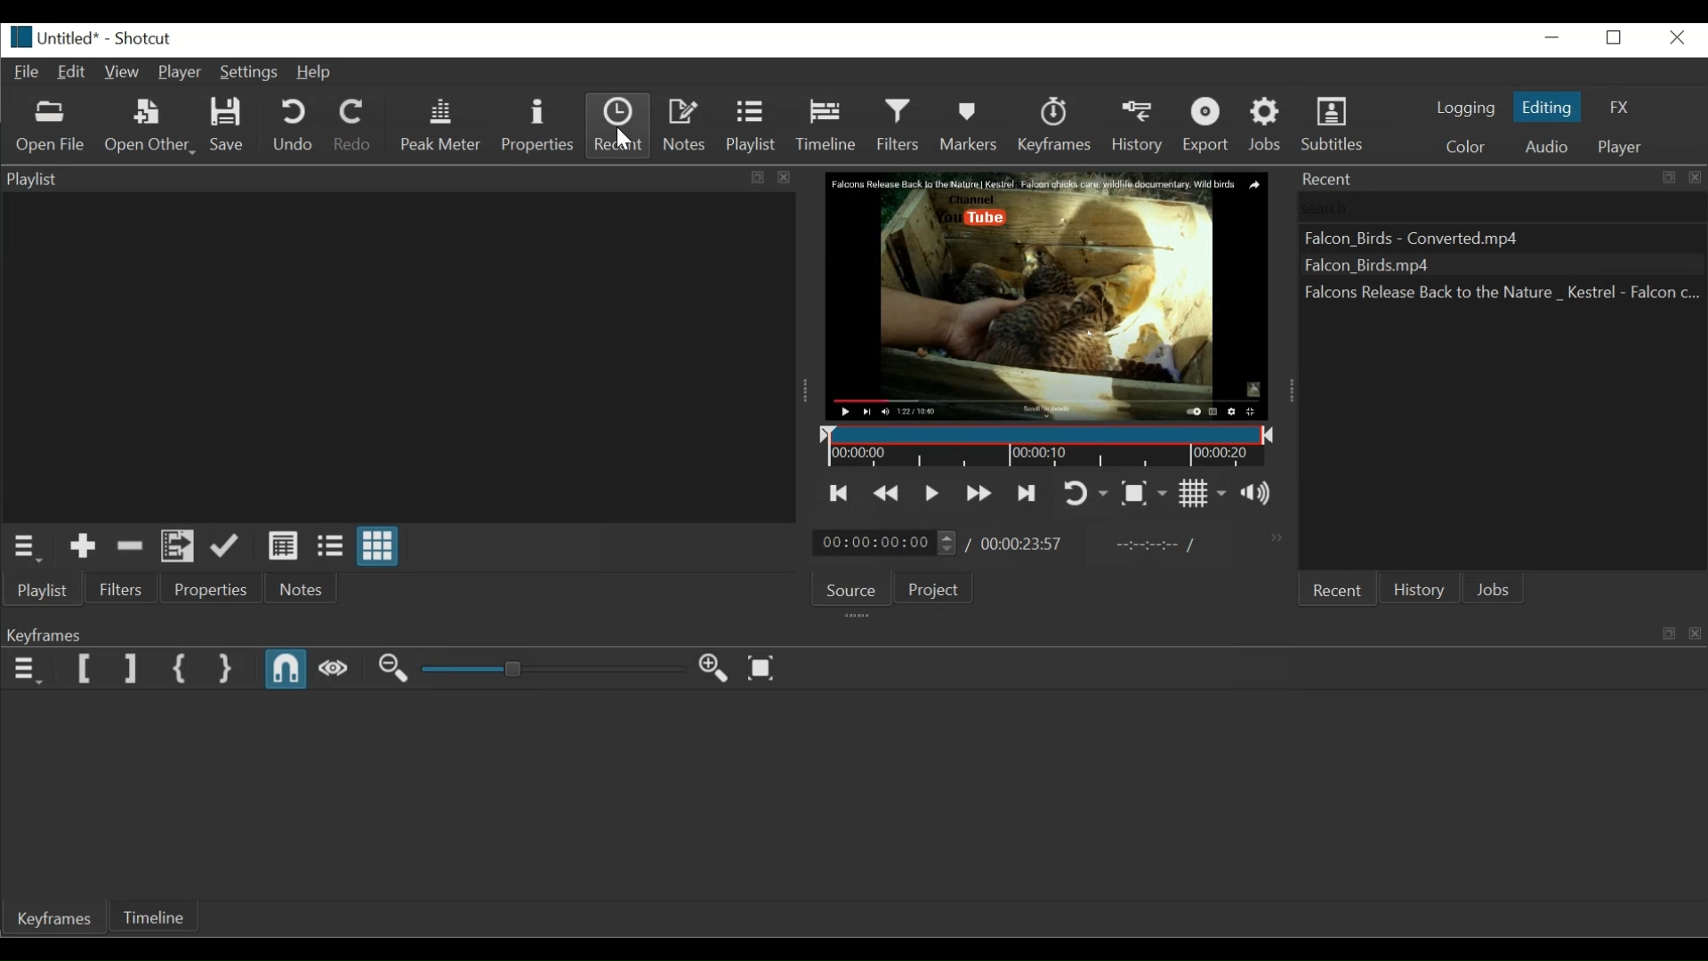 The width and height of the screenshot is (1708, 961). What do you see at coordinates (1339, 590) in the screenshot?
I see `Recent` at bounding box center [1339, 590].